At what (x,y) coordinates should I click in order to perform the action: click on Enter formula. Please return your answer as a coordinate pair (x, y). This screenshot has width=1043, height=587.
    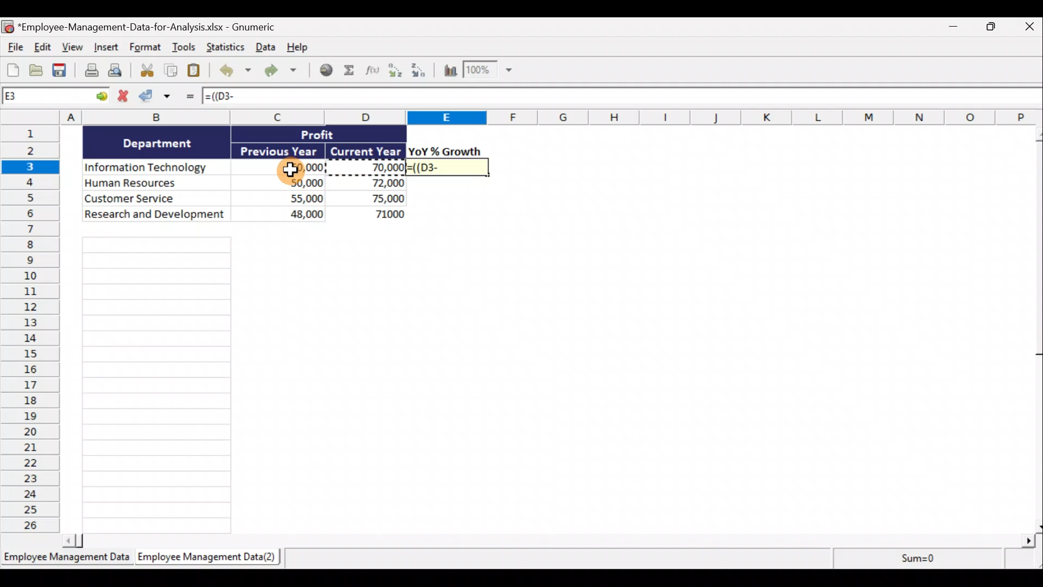
    Looking at the image, I should click on (189, 98).